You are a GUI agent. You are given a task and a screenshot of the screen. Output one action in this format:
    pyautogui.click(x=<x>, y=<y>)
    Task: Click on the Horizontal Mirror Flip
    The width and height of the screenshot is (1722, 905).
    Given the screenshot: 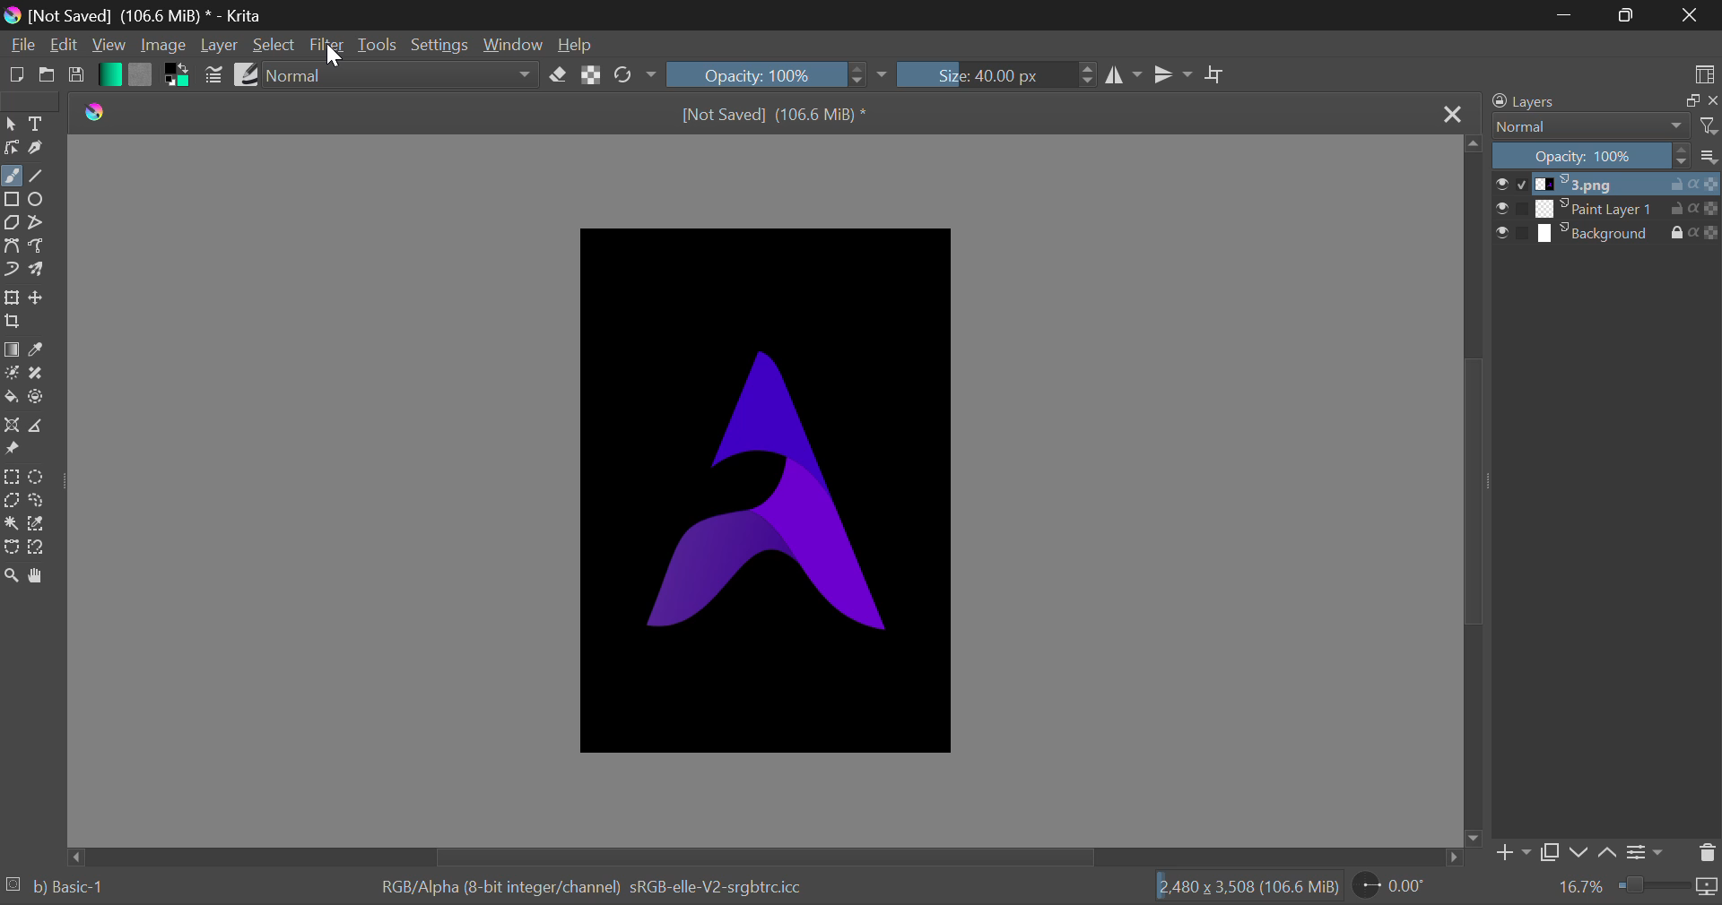 What is the action you would take?
    pyautogui.click(x=1173, y=74)
    